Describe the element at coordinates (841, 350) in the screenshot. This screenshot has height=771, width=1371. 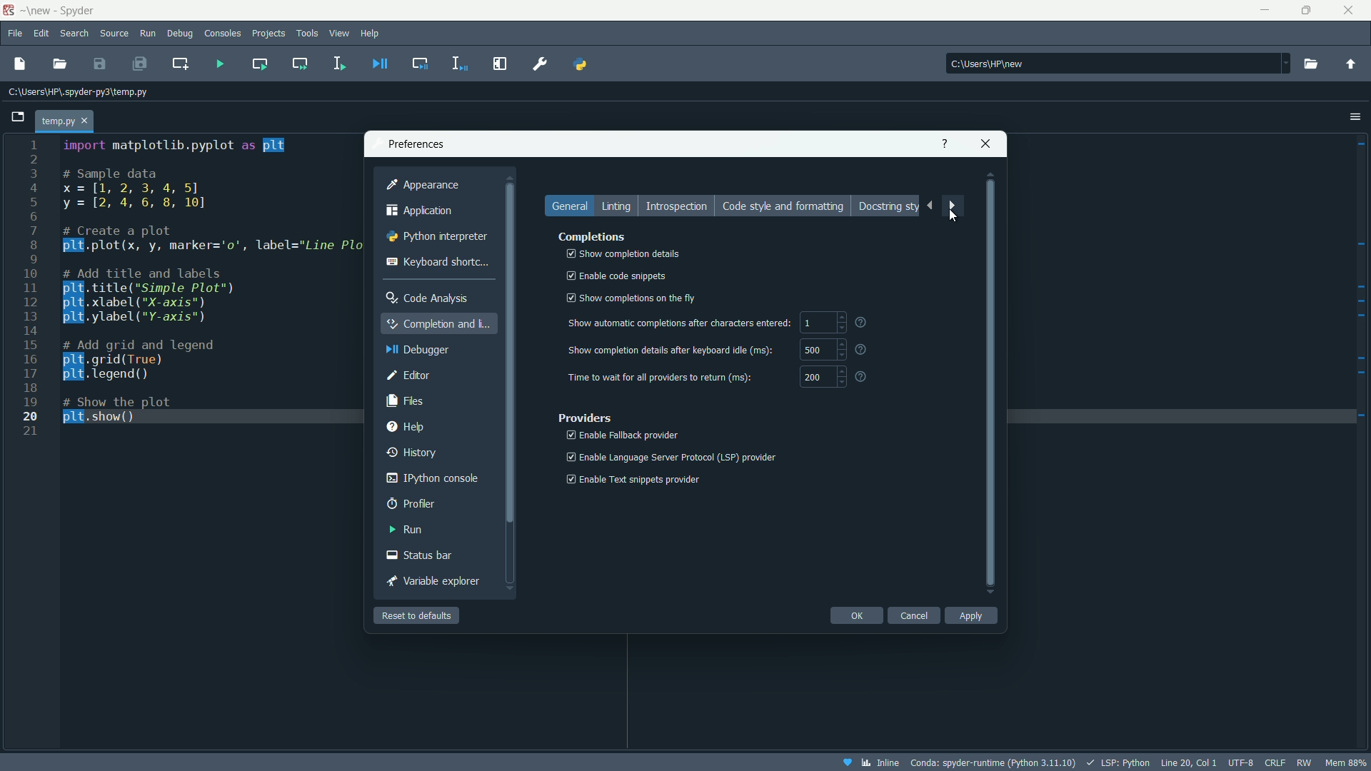
I see `increment and decremnt button` at that location.